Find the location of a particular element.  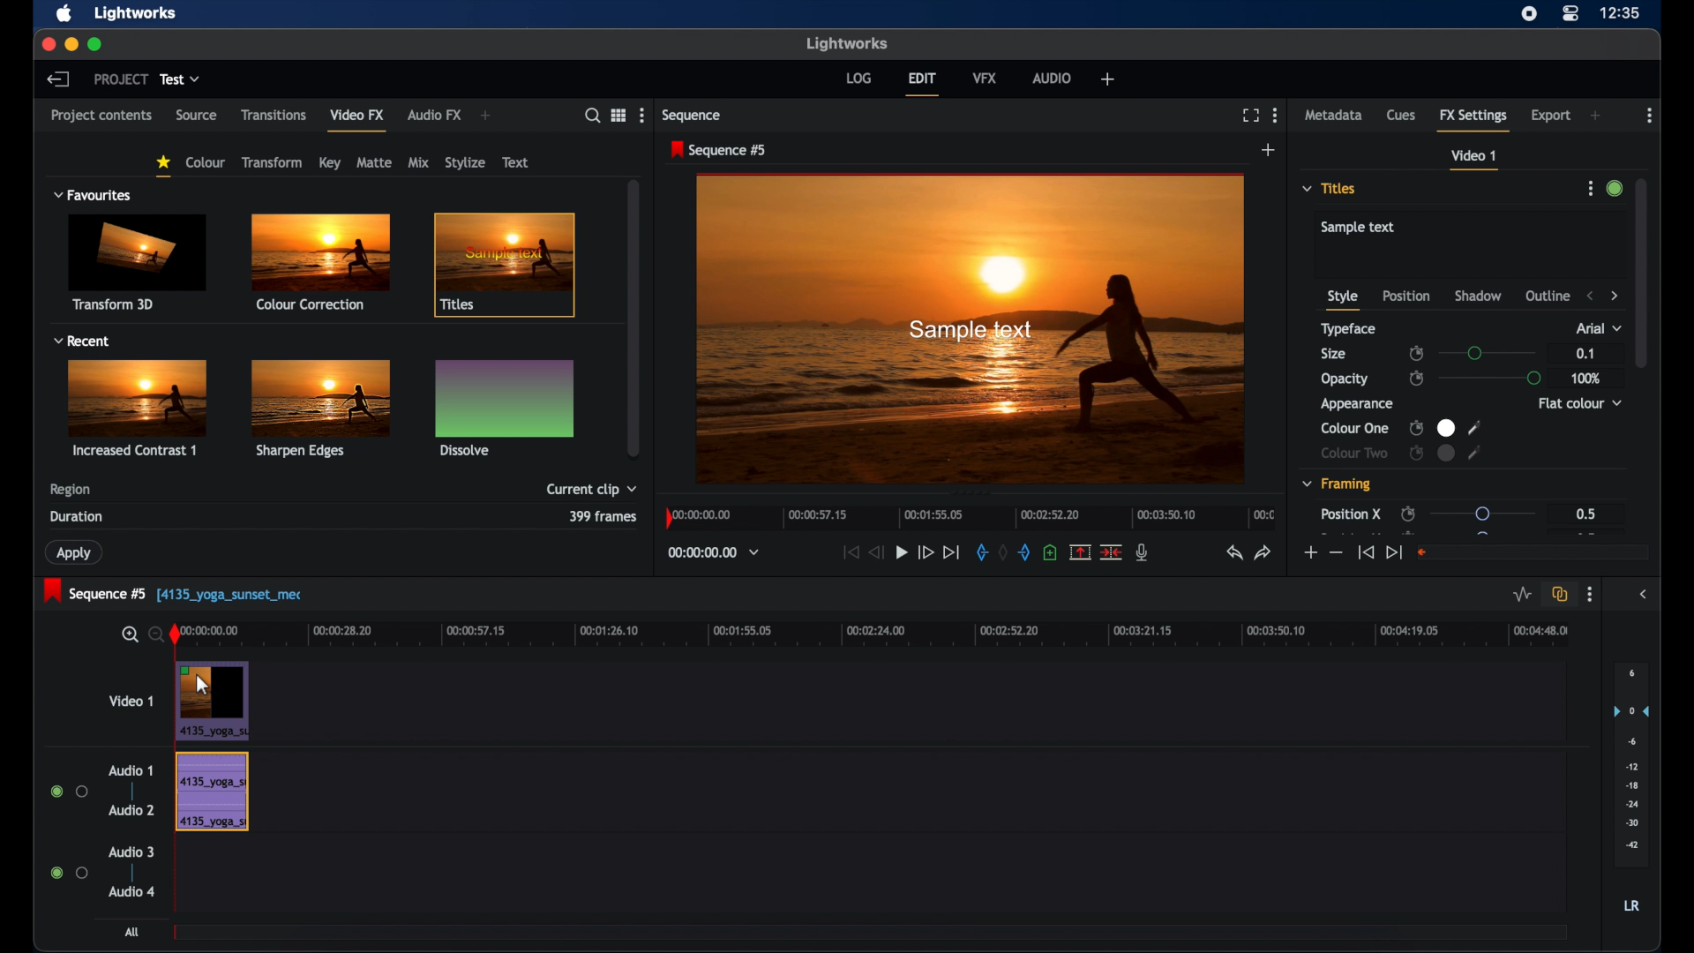

scroll box is located at coordinates (635, 318).